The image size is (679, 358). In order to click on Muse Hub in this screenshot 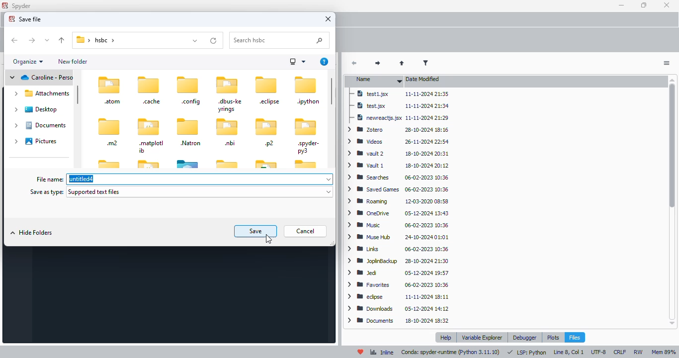, I will do `click(374, 237)`.